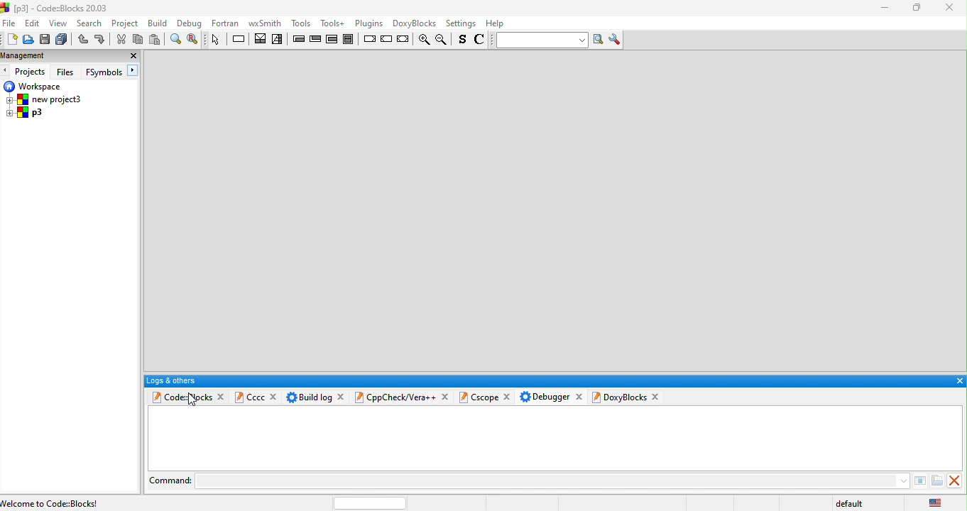 The height and width of the screenshot is (511, 967). What do you see at coordinates (171, 480) in the screenshot?
I see `command` at bounding box center [171, 480].